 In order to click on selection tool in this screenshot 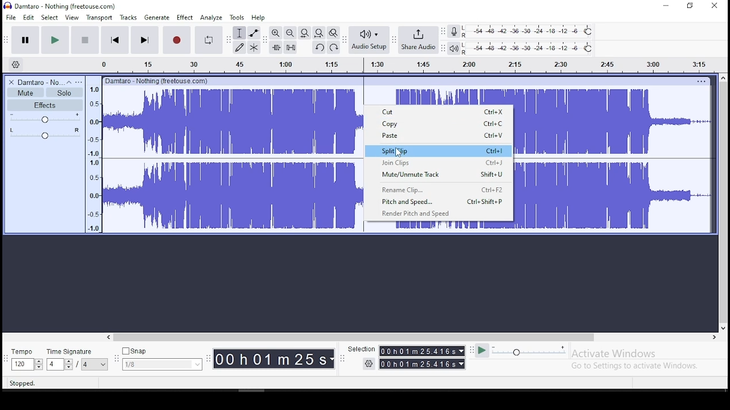, I will do `click(238, 32)`.